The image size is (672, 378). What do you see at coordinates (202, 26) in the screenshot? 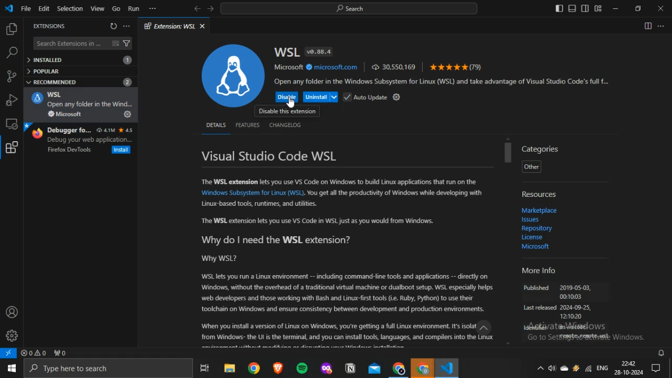
I see `close` at bounding box center [202, 26].